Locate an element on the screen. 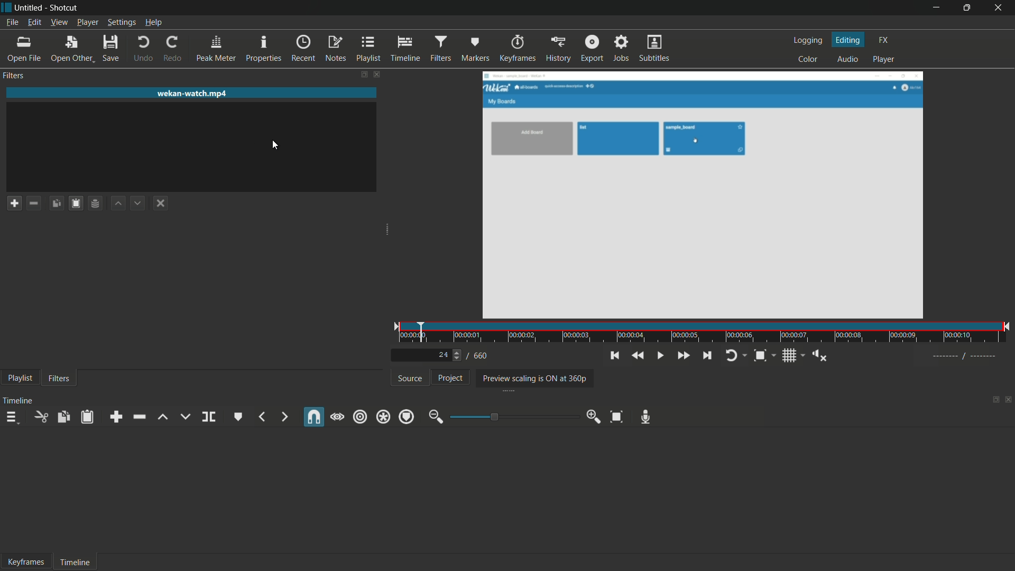  change layout is located at coordinates (360, 74).